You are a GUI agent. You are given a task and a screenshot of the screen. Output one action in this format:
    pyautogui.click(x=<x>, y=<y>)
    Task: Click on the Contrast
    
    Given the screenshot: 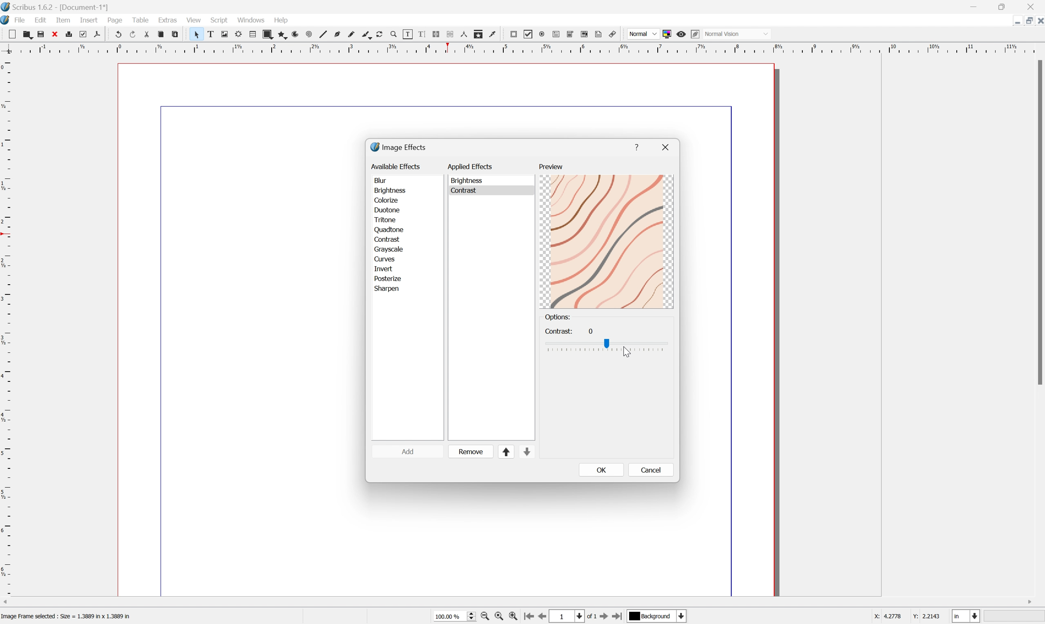 What is the action you would take?
    pyautogui.click(x=470, y=190)
    